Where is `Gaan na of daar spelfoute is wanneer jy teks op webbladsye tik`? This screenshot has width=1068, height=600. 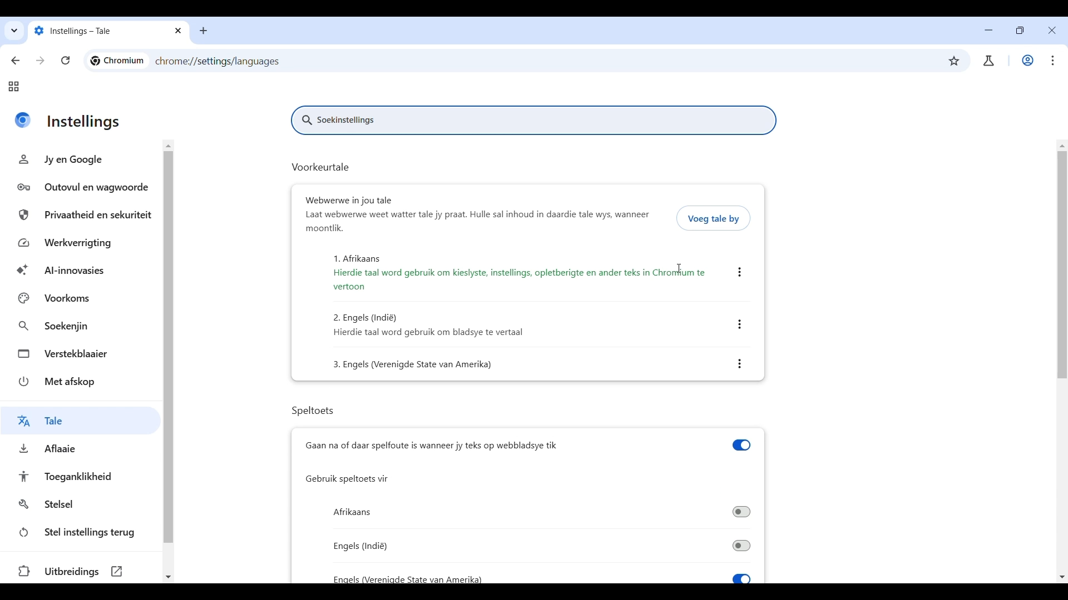 Gaan na of daar spelfoute is wanneer jy teks op webbladsye tik is located at coordinates (434, 447).